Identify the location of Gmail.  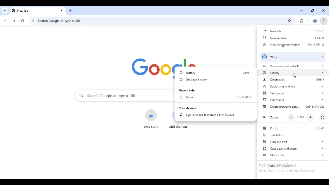
(187, 97).